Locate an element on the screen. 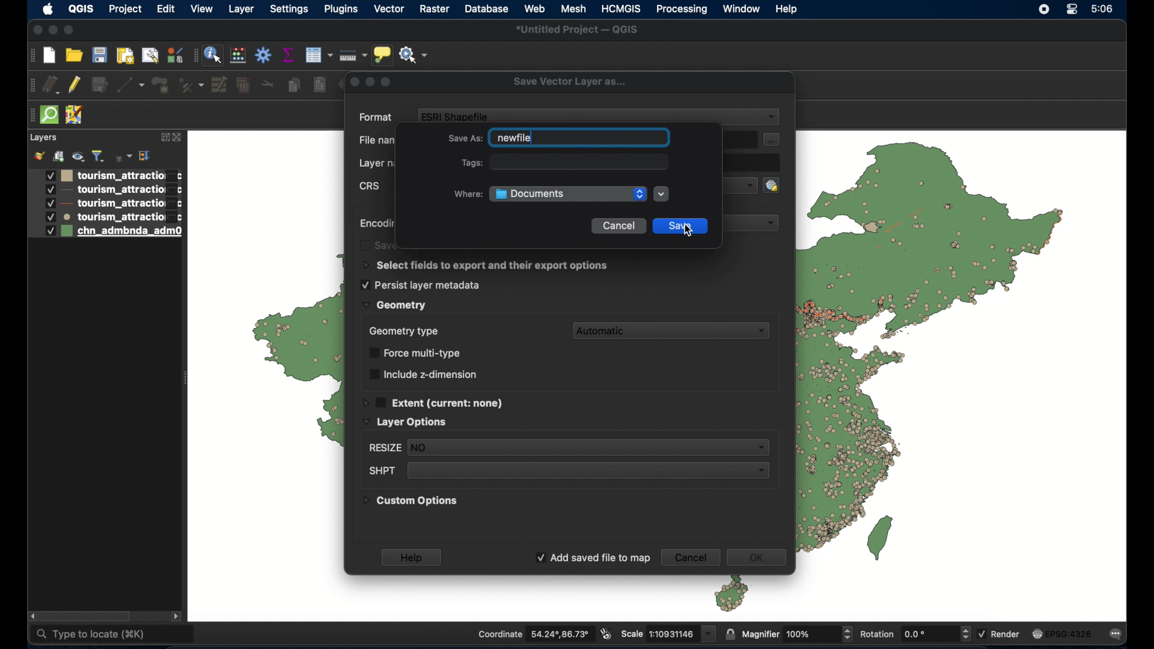 The height and width of the screenshot is (649, 1154). control center is located at coordinates (1074, 10).